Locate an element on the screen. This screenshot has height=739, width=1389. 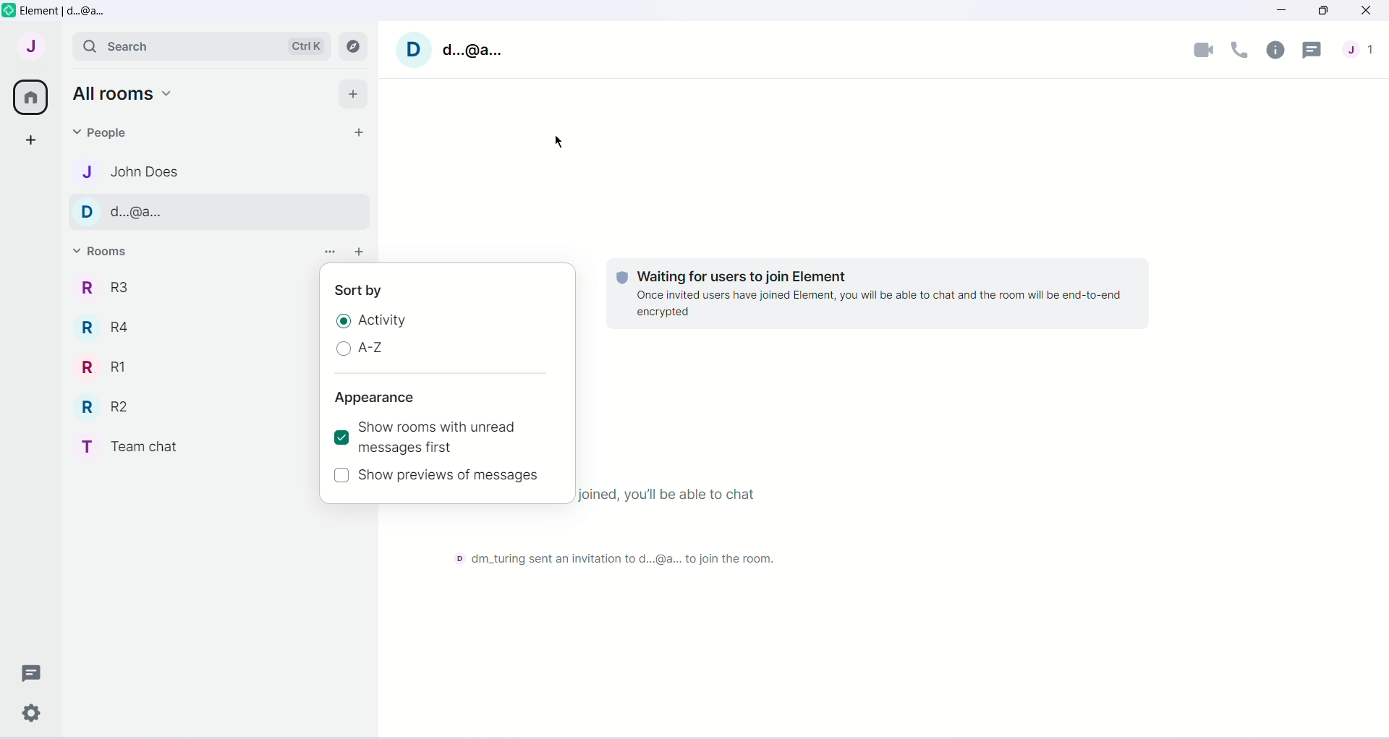
Checkbox unchecked is located at coordinates (342, 475).